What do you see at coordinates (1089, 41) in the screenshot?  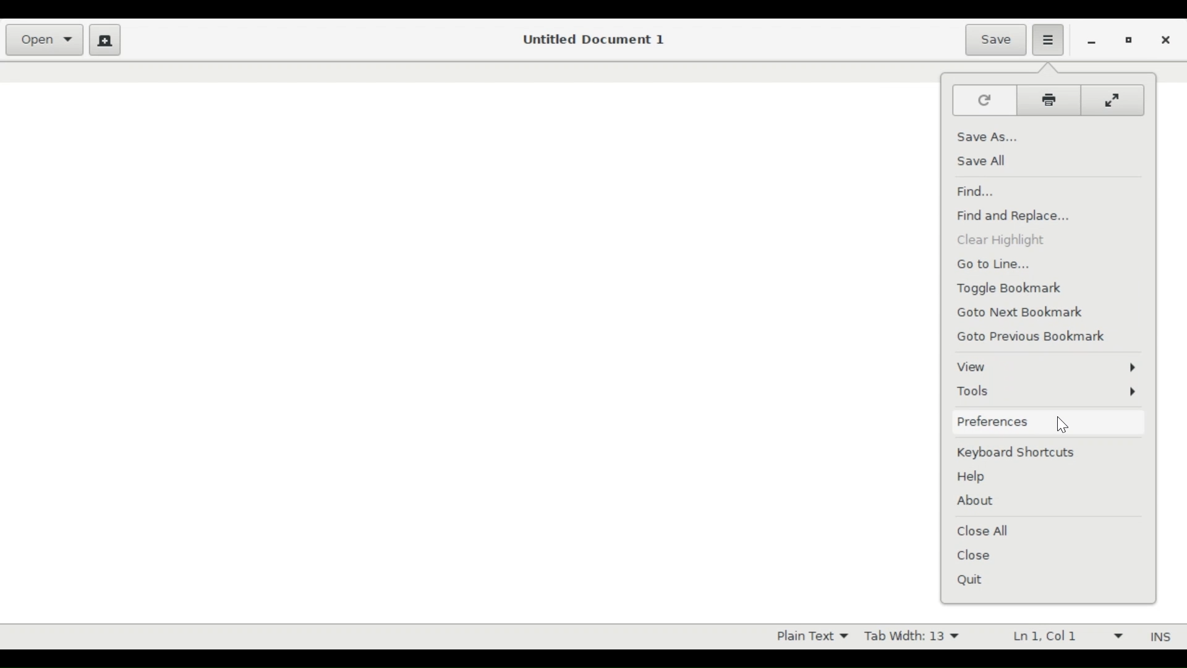 I see `minimize` at bounding box center [1089, 41].